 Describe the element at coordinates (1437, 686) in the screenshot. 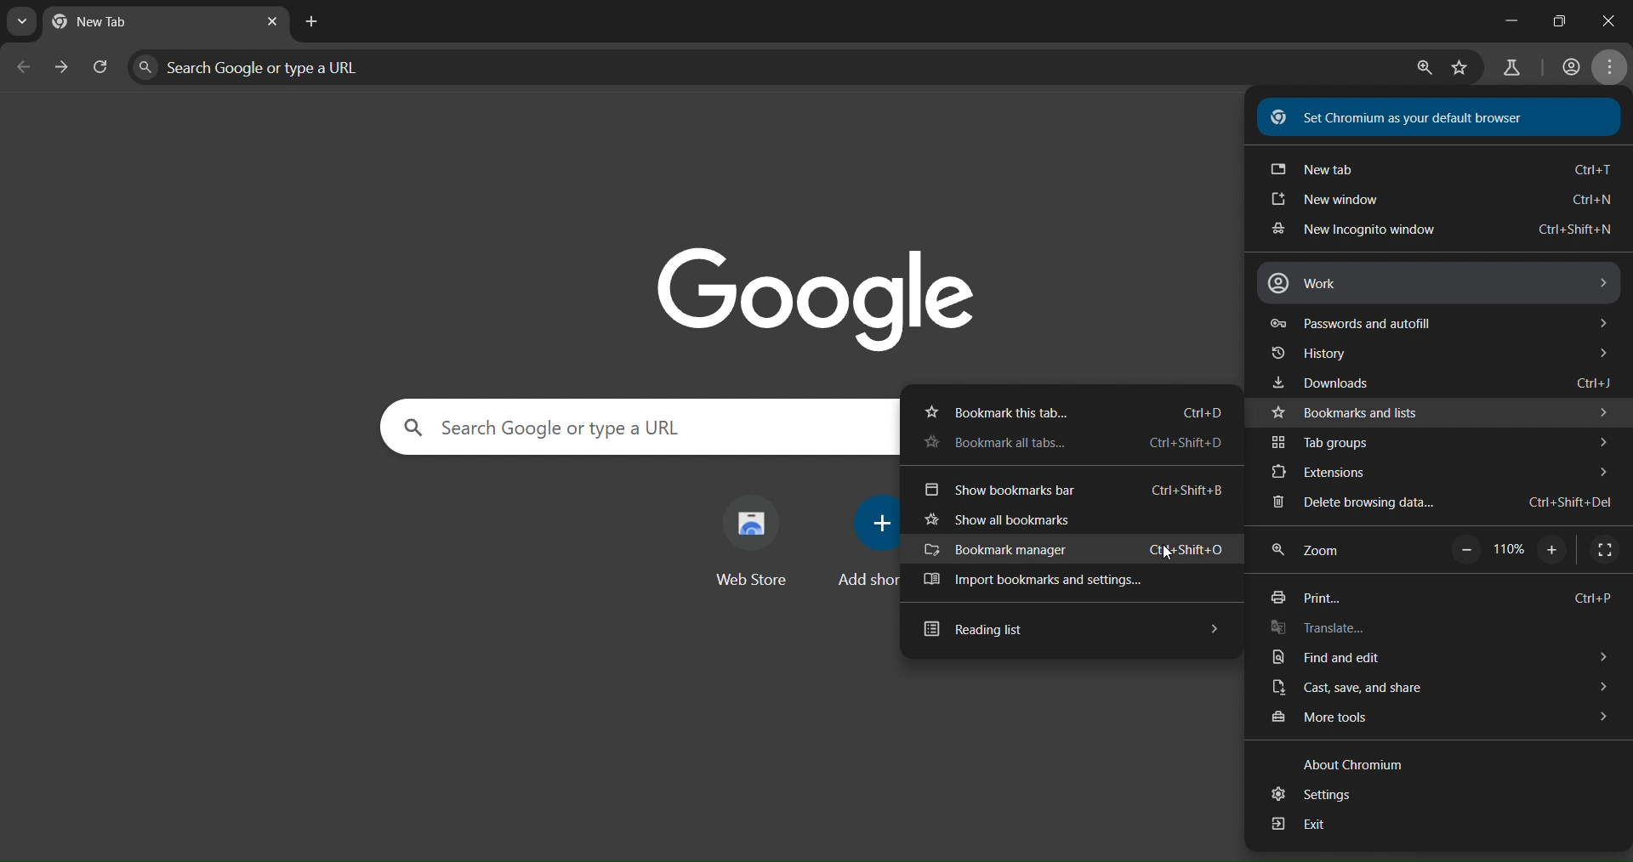

I see `cast, save and share` at that location.